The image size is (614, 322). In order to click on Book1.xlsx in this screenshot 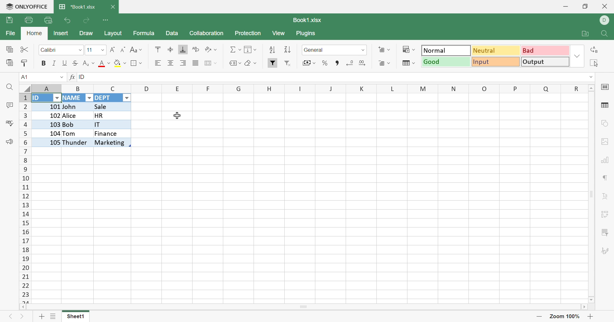, I will do `click(310, 21)`.